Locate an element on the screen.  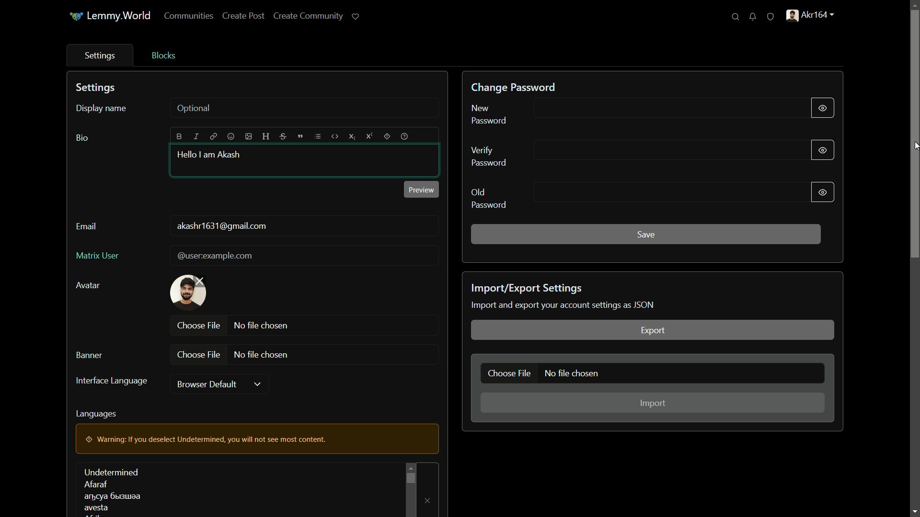
text is located at coordinates (566, 304).